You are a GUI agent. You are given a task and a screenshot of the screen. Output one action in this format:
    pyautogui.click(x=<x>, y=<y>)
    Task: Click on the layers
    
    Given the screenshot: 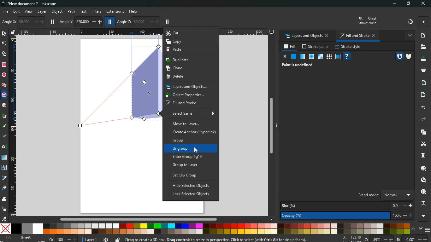 What is the action you would take?
    pyautogui.click(x=422, y=132)
    